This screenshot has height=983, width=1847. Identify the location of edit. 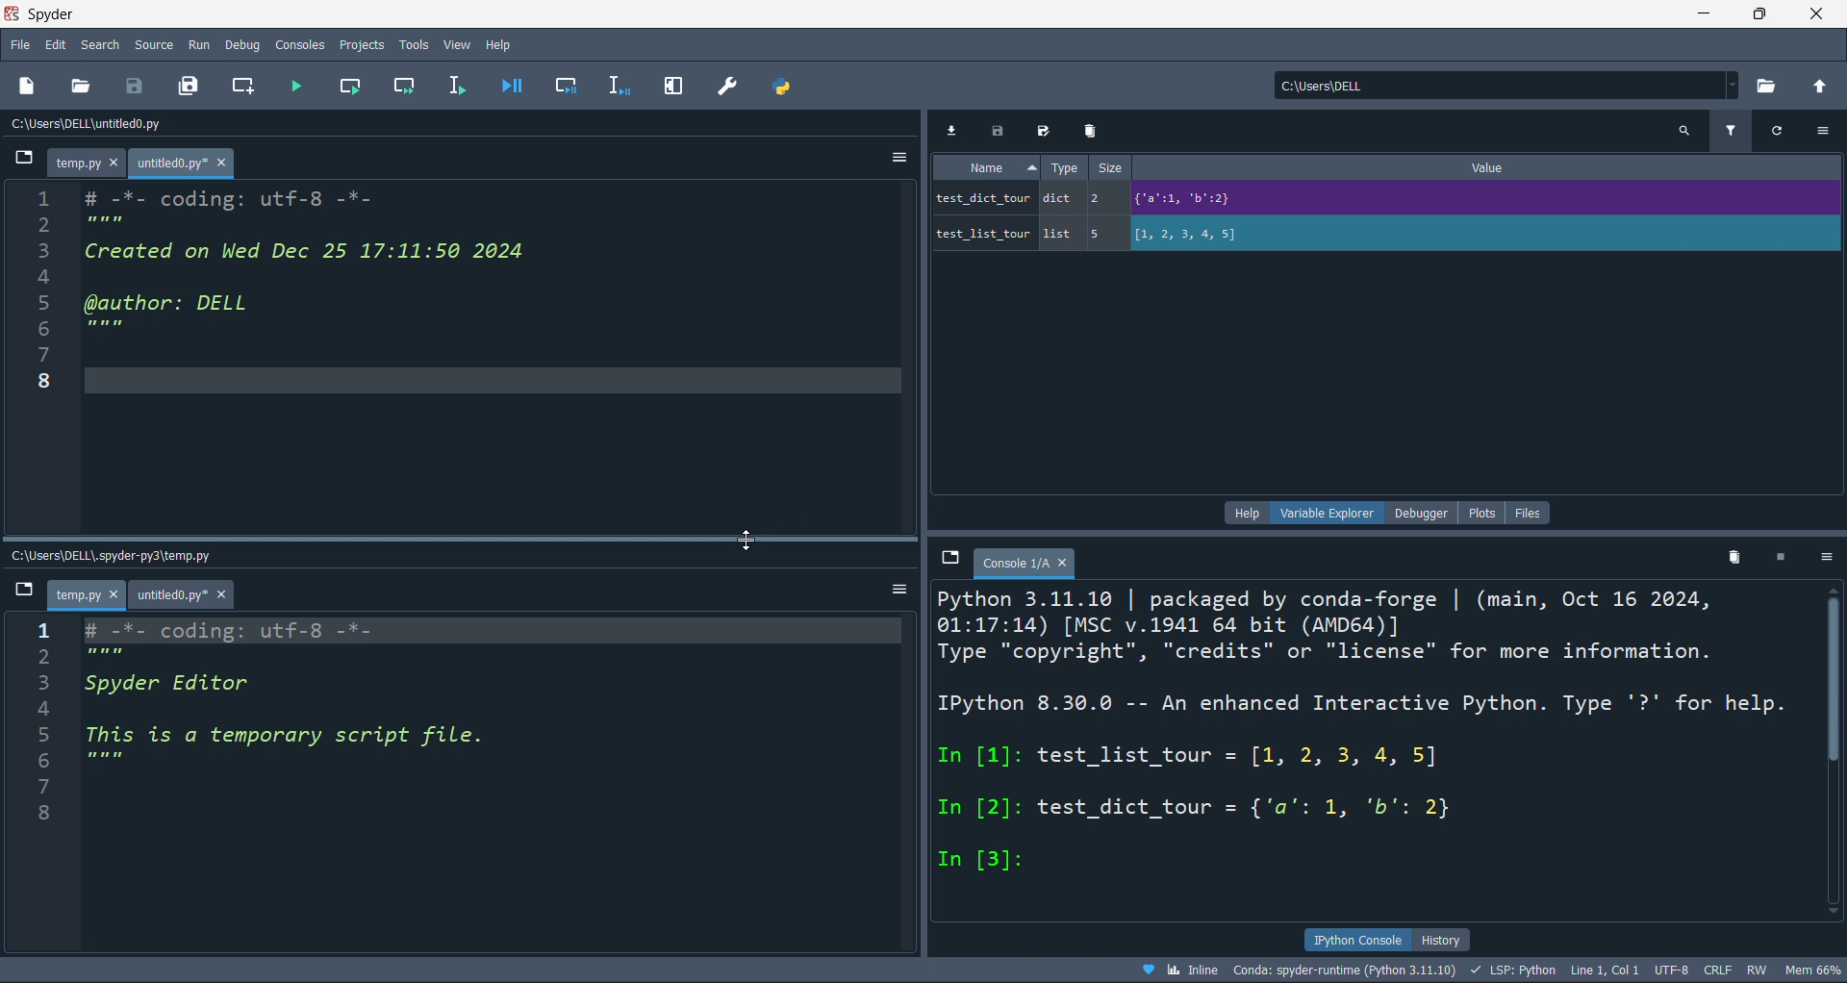
(56, 44).